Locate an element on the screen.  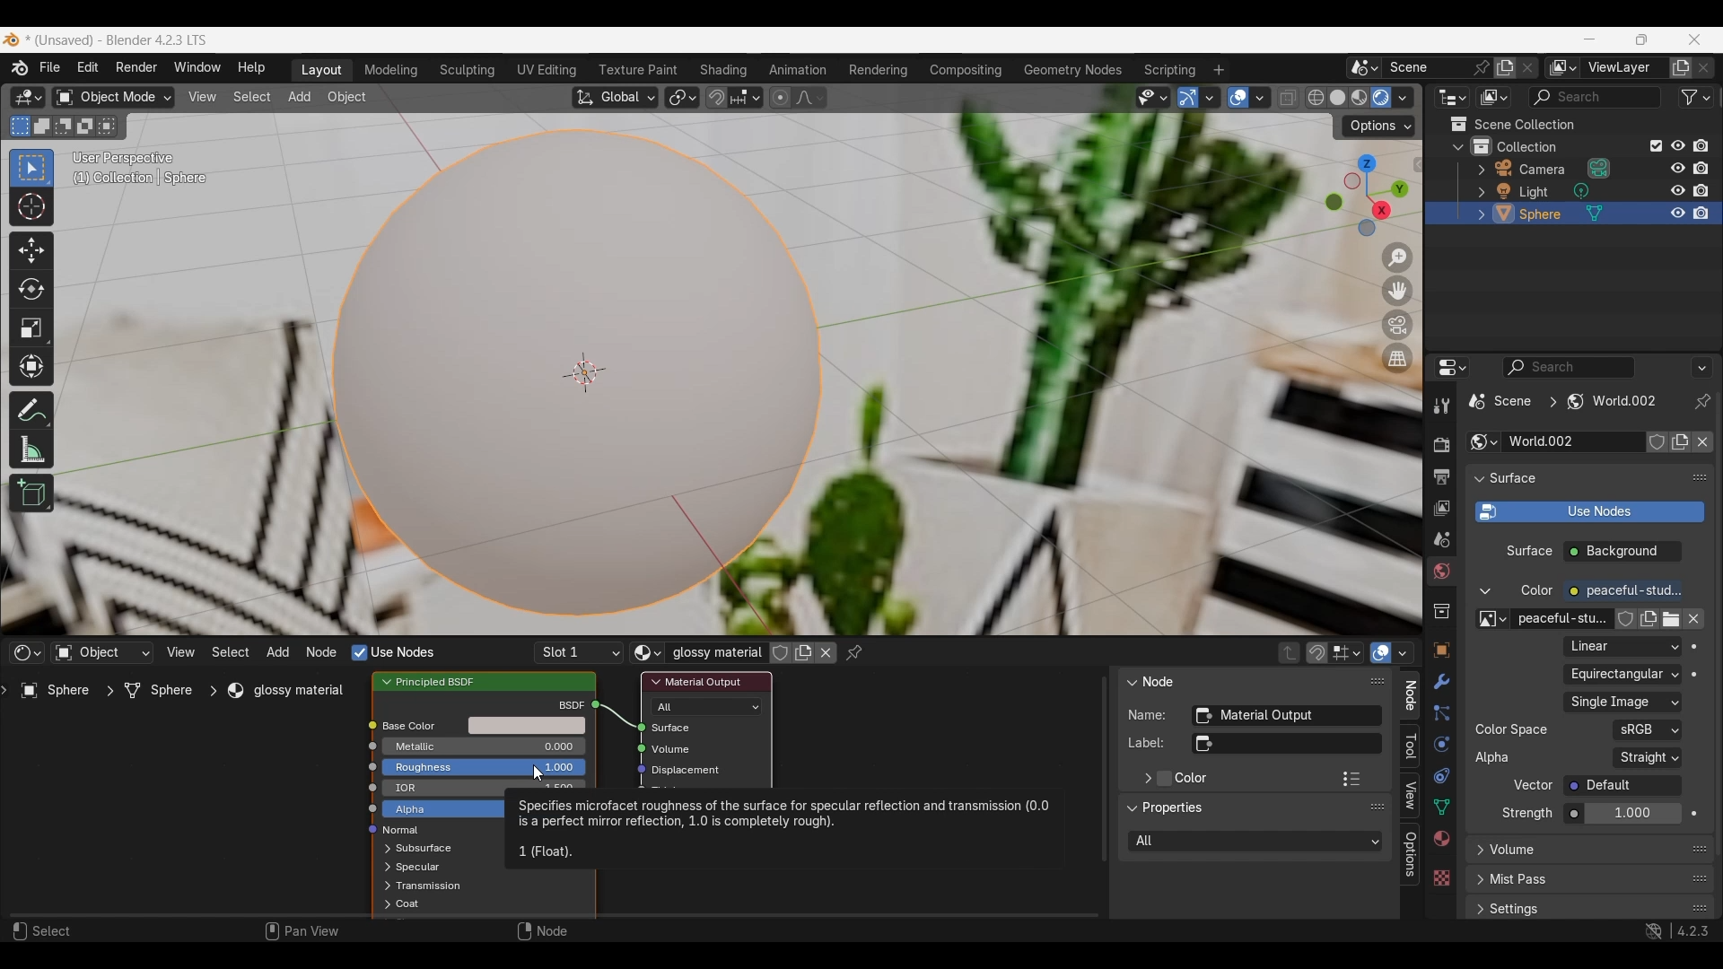
Strength of the emitted light is located at coordinates (1622, 814).